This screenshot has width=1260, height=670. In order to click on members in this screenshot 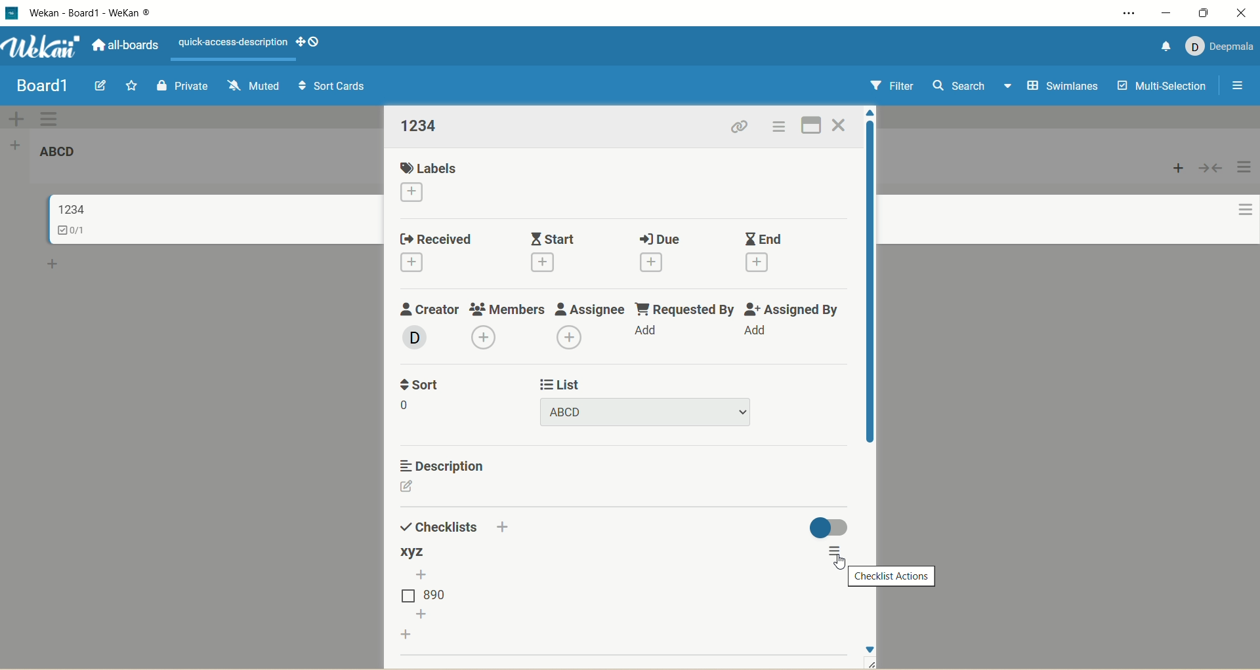, I will do `click(507, 307)`.